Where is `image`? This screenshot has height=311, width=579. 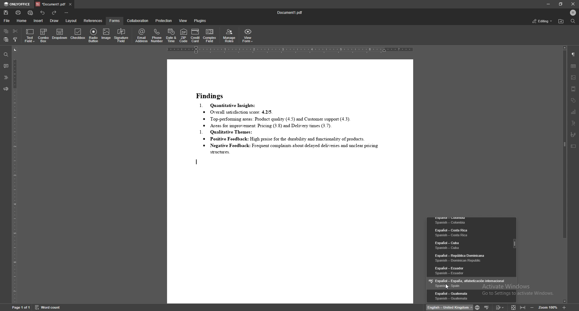
image is located at coordinates (574, 77).